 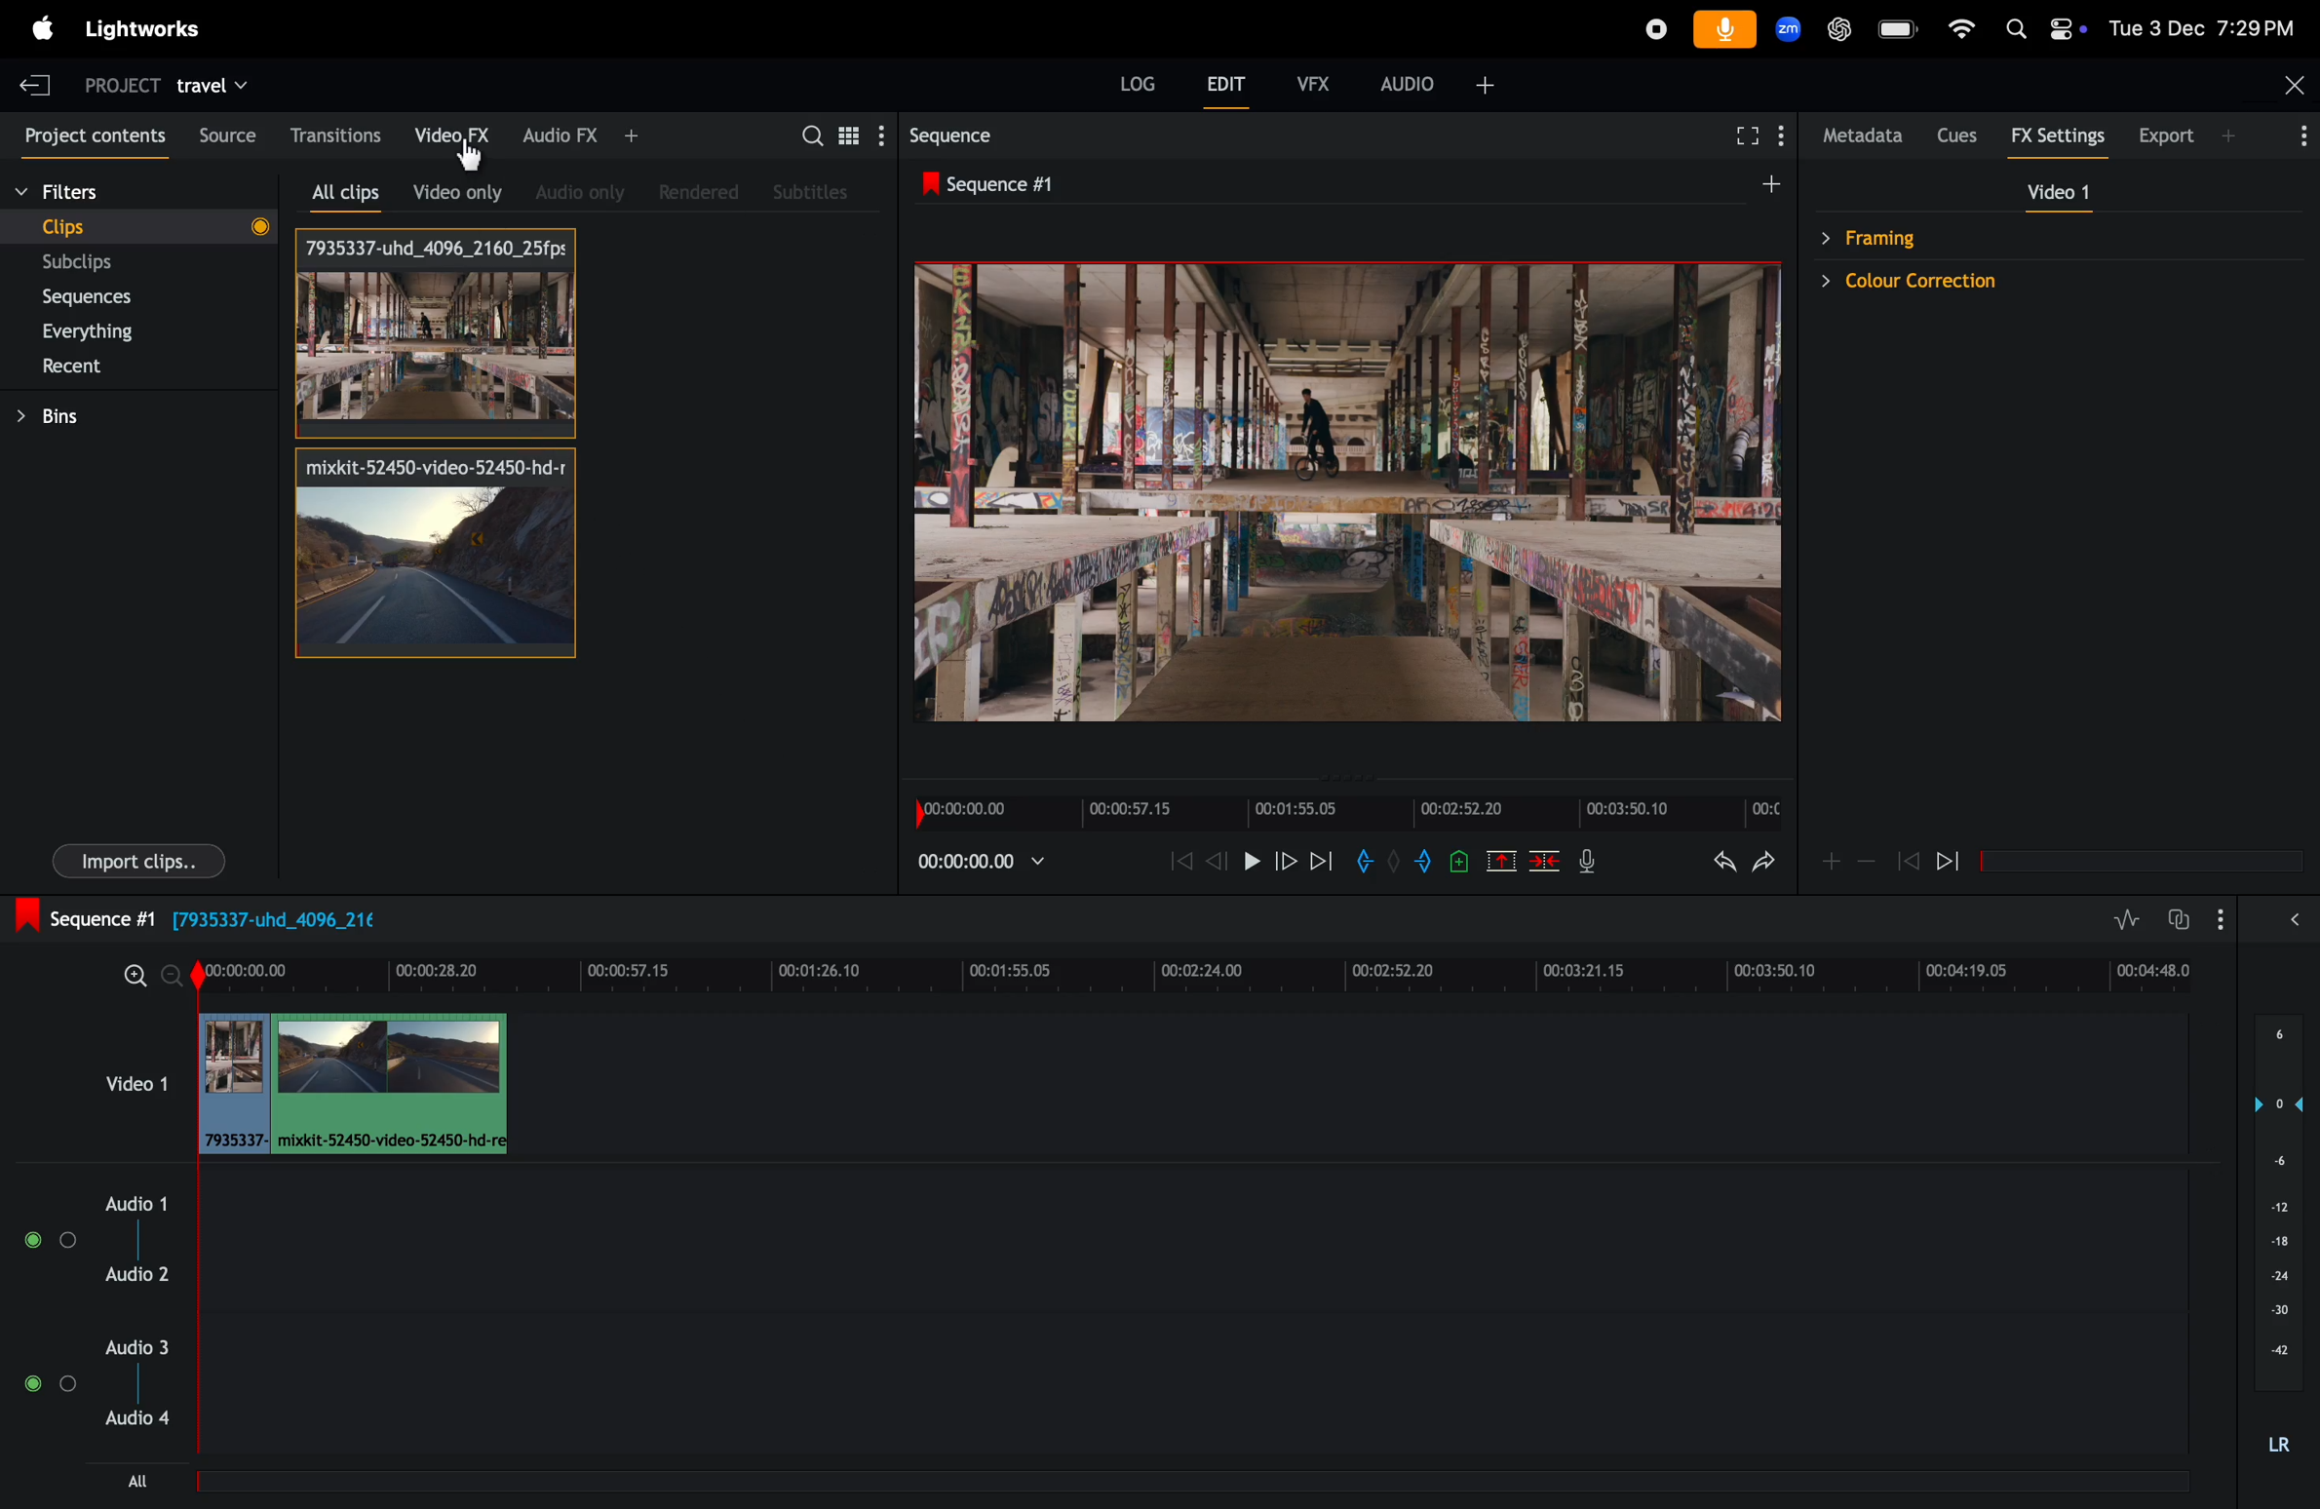 I want to click on togle between the list view, so click(x=852, y=138).